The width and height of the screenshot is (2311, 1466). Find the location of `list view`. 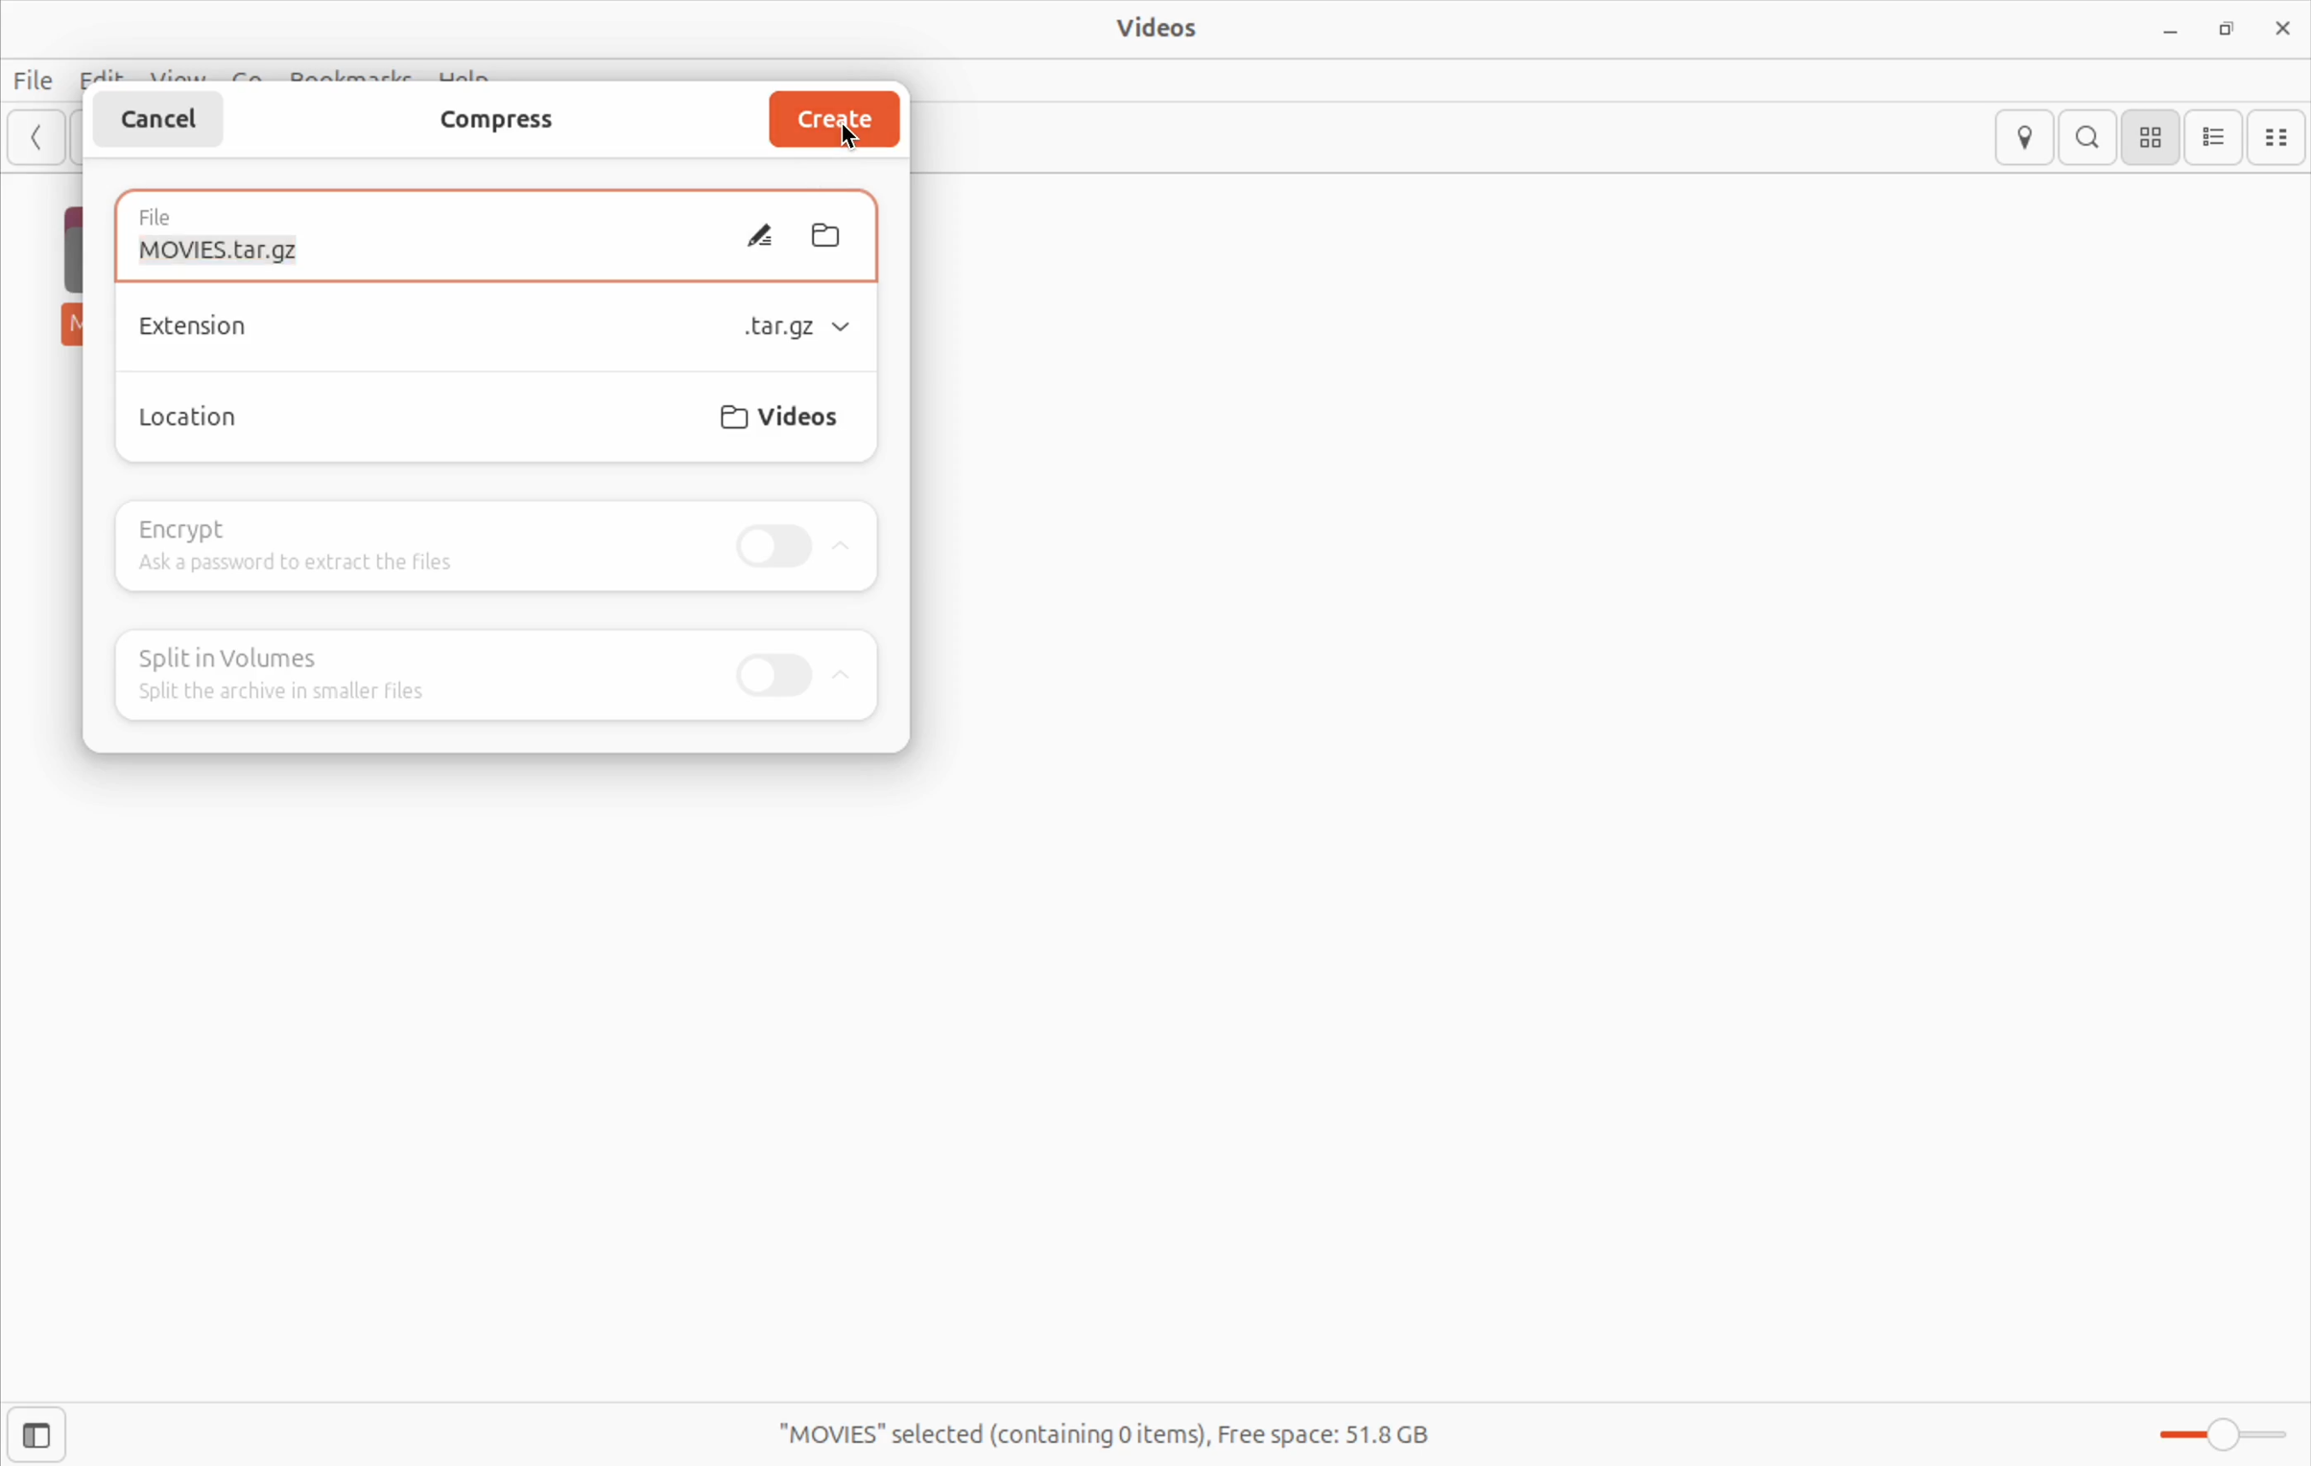

list view is located at coordinates (2215, 136).